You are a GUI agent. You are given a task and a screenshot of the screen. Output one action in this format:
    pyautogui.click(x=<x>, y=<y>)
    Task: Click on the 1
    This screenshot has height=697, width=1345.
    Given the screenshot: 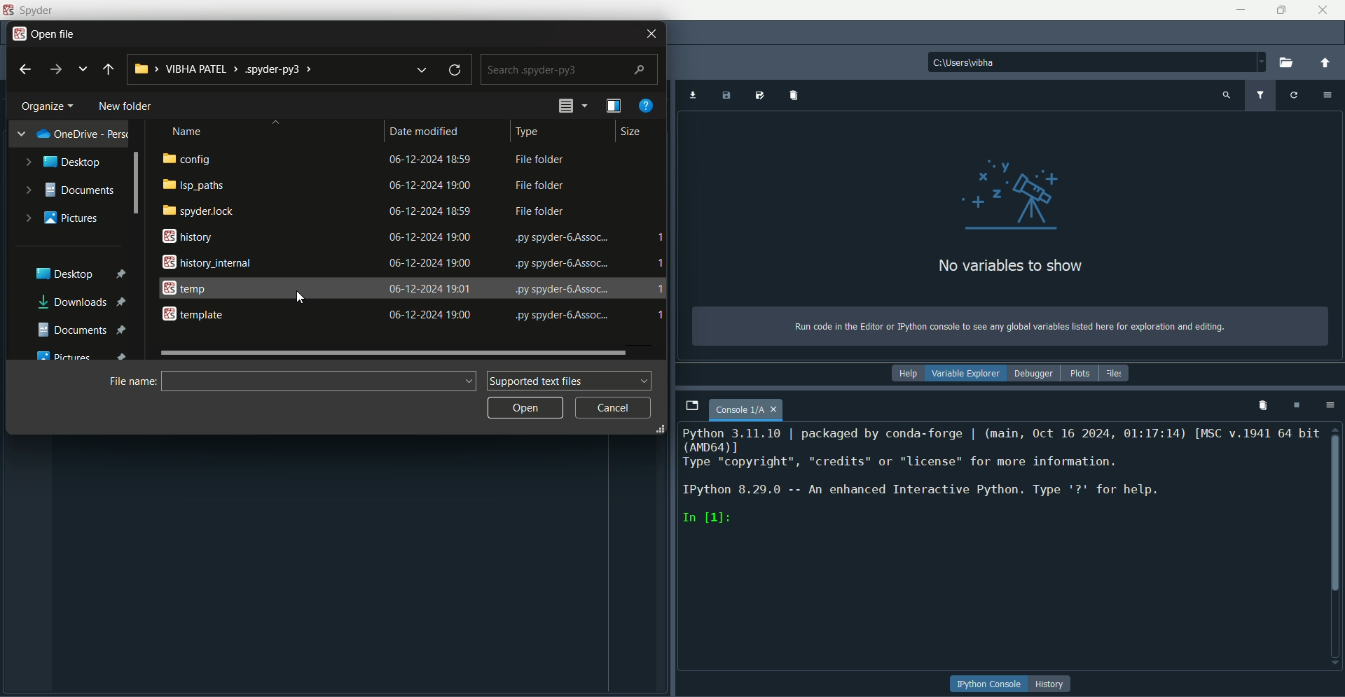 What is the action you would take?
    pyautogui.click(x=659, y=236)
    